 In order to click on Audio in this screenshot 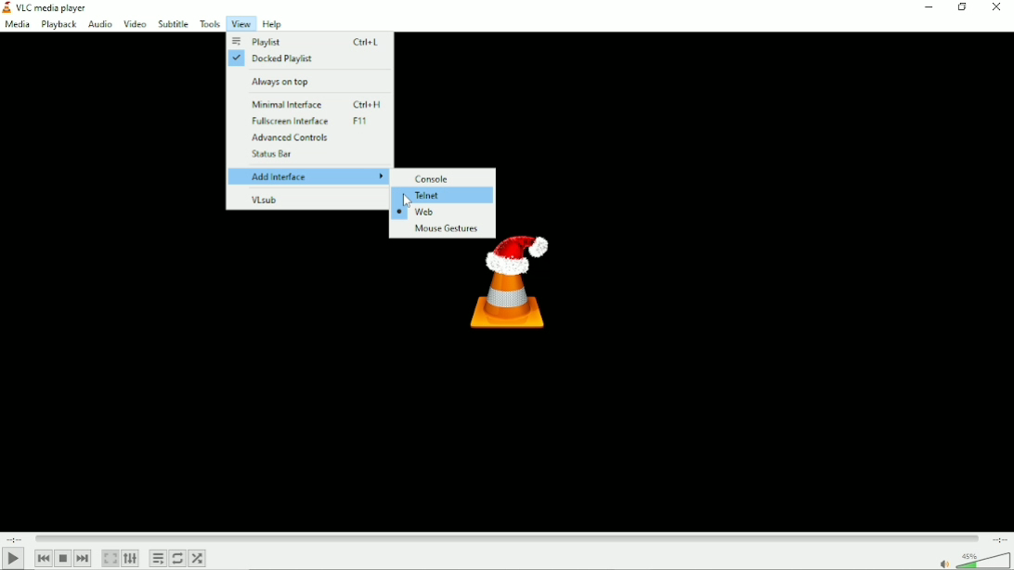, I will do `click(98, 25)`.